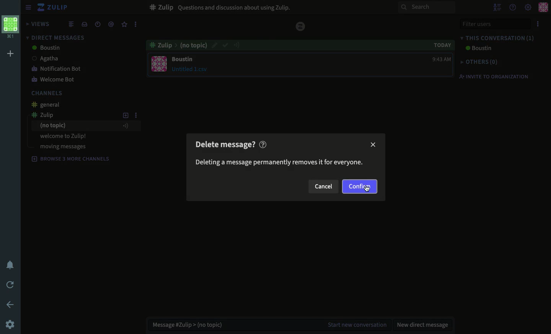 This screenshot has width=551, height=334. What do you see at coordinates (42, 7) in the screenshot?
I see `zulip logo` at bounding box center [42, 7].